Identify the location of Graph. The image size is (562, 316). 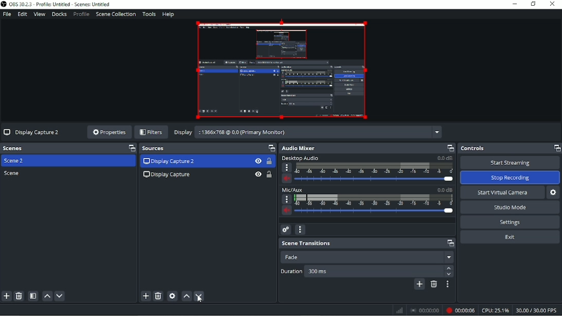
(398, 311).